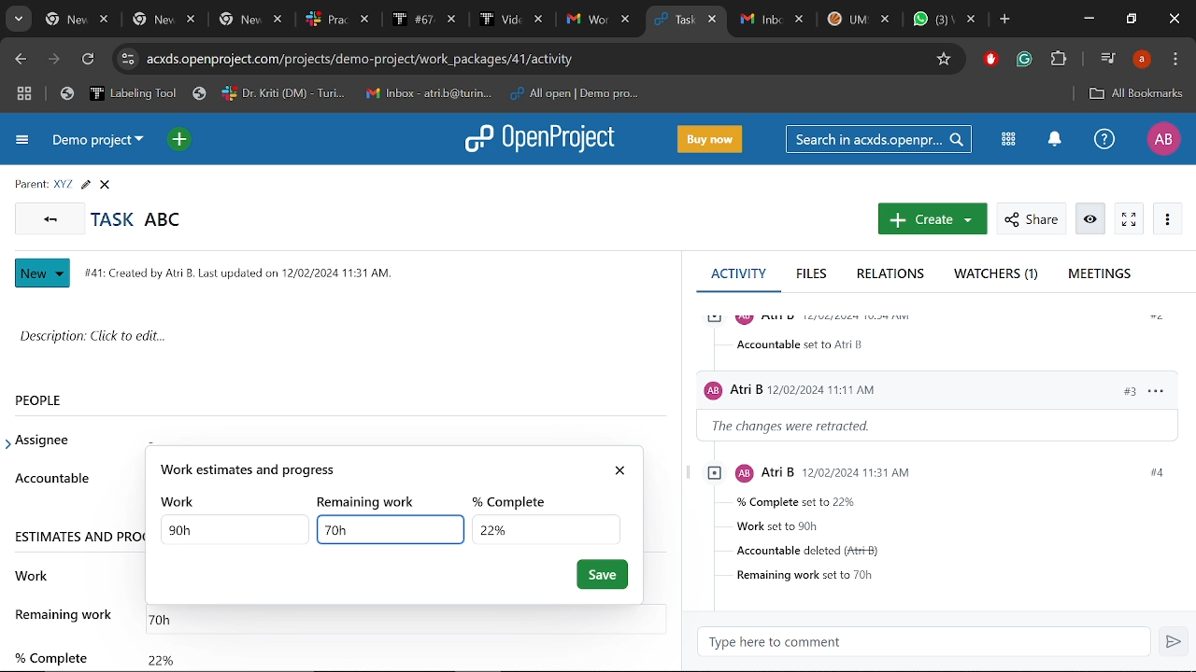 This screenshot has height=672, width=1196. I want to click on Info, so click(1091, 219).